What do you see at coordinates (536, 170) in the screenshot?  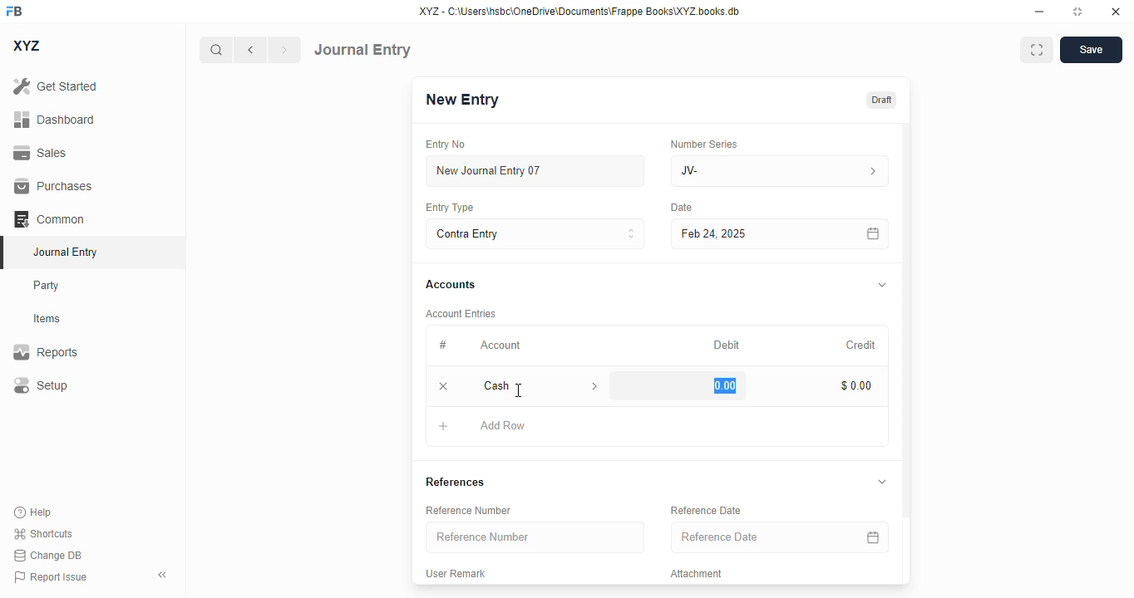 I see `new journal entry 07` at bounding box center [536, 170].